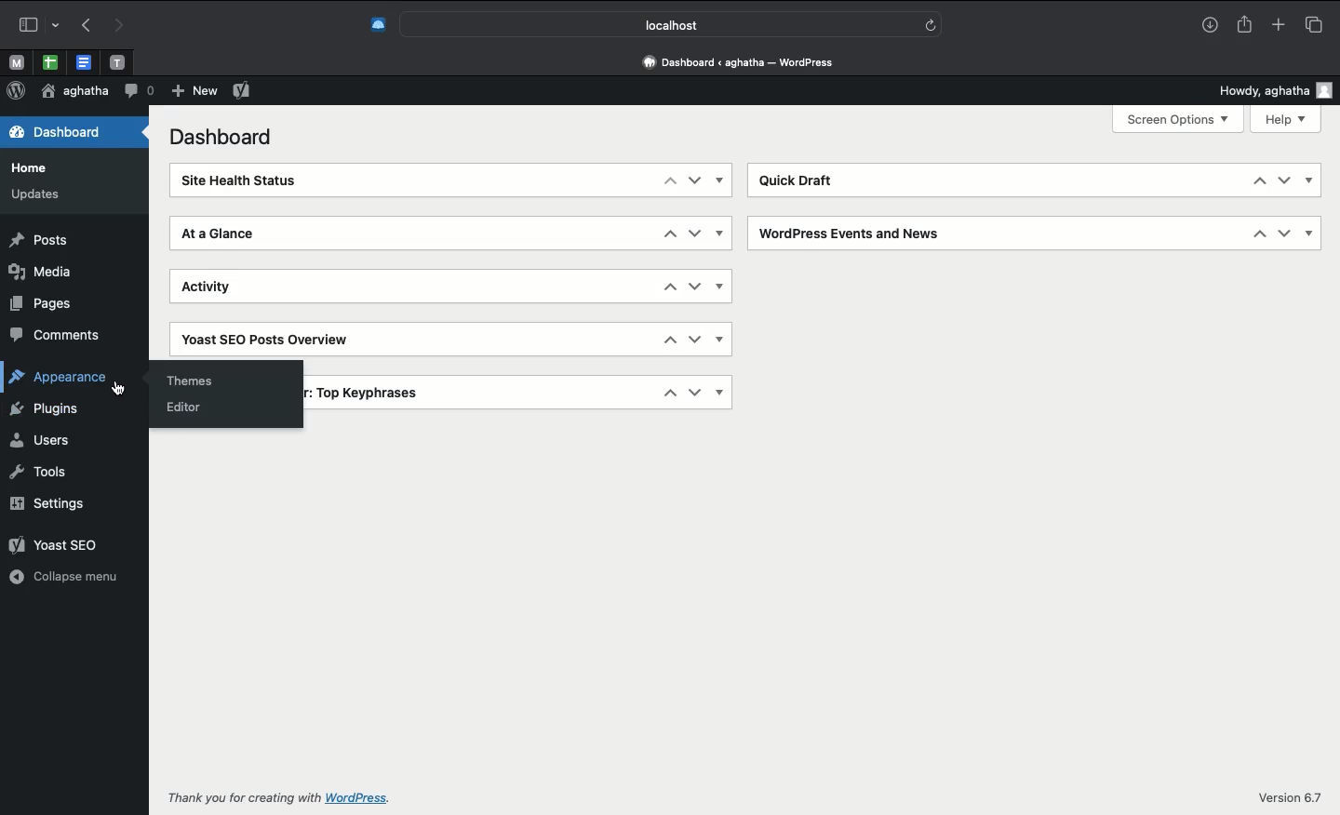 This screenshot has height=815, width=1340. What do you see at coordinates (670, 234) in the screenshot?
I see `Up` at bounding box center [670, 234].